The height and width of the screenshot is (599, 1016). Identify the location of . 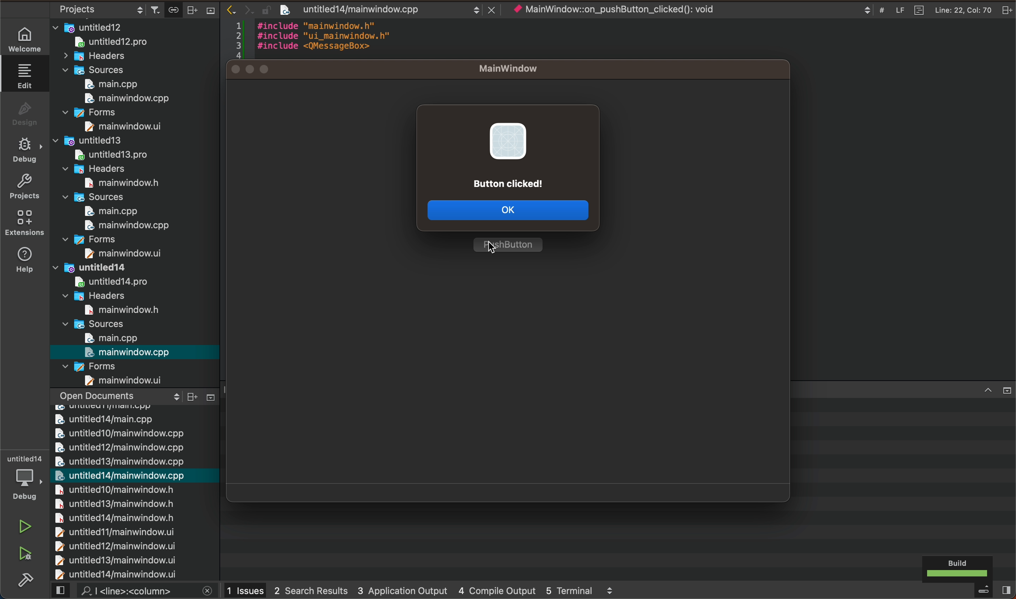
(266, 67).